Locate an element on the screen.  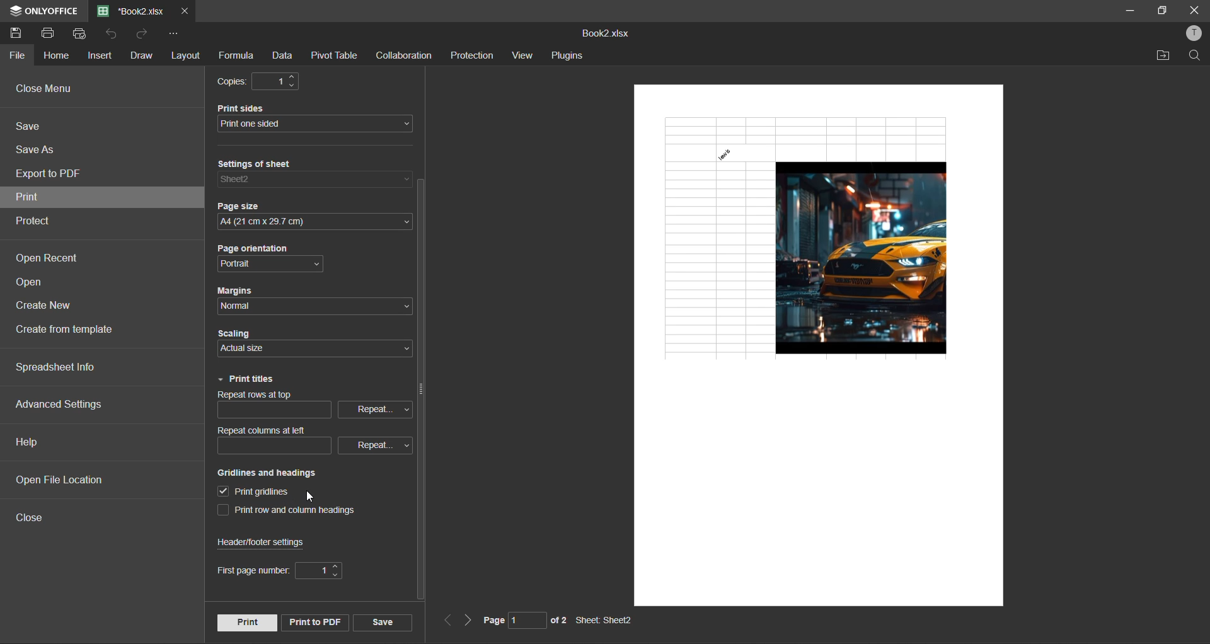
normal is located at coordinates (248, 308).